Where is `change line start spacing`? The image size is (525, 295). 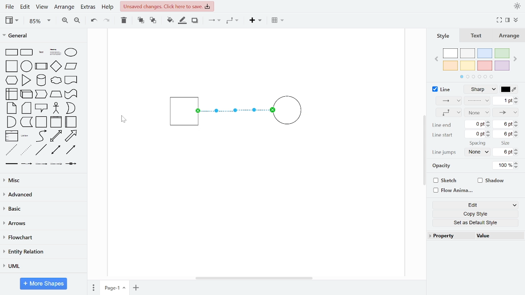 change line start spacing is located at coordinates (478, 134).